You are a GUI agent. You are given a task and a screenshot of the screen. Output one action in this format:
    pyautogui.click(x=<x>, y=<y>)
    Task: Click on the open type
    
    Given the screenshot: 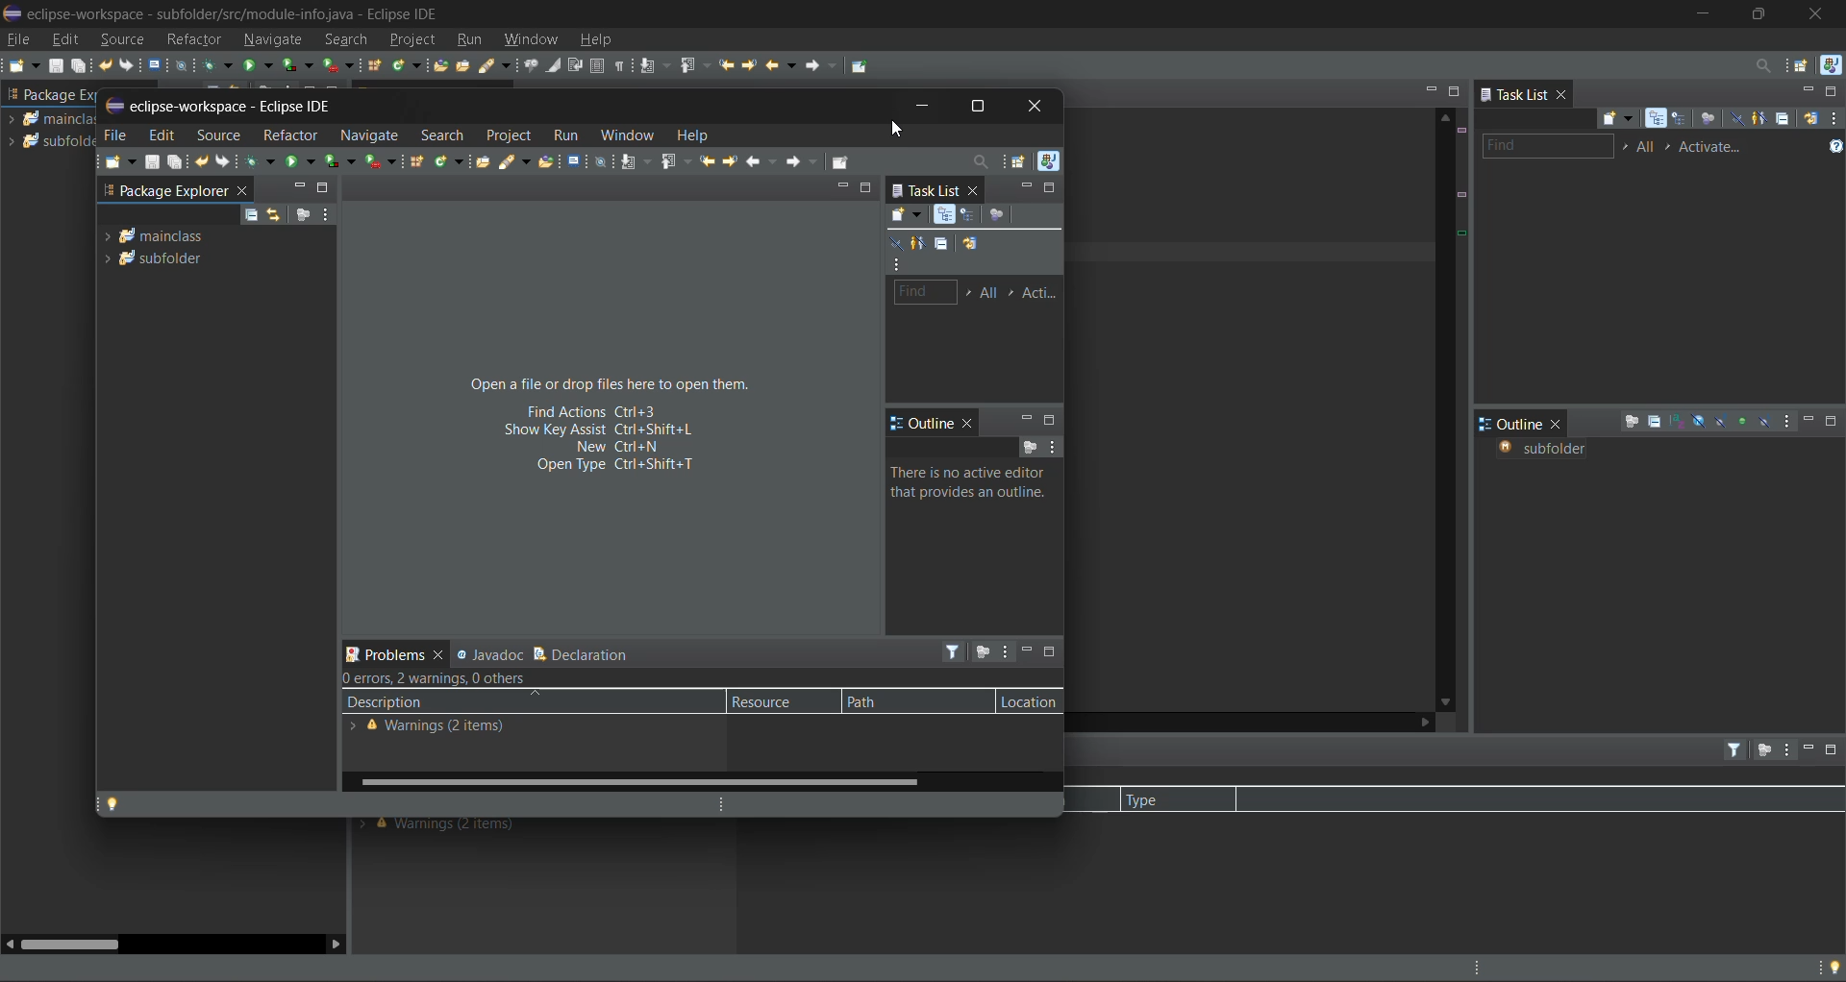 What is the action you would take?
    pyautogui.click(x=441, y=67)
    